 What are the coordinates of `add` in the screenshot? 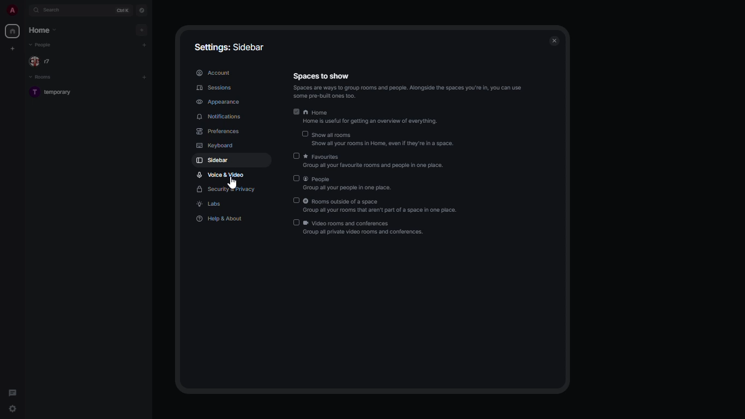 It's located at (145, 45).